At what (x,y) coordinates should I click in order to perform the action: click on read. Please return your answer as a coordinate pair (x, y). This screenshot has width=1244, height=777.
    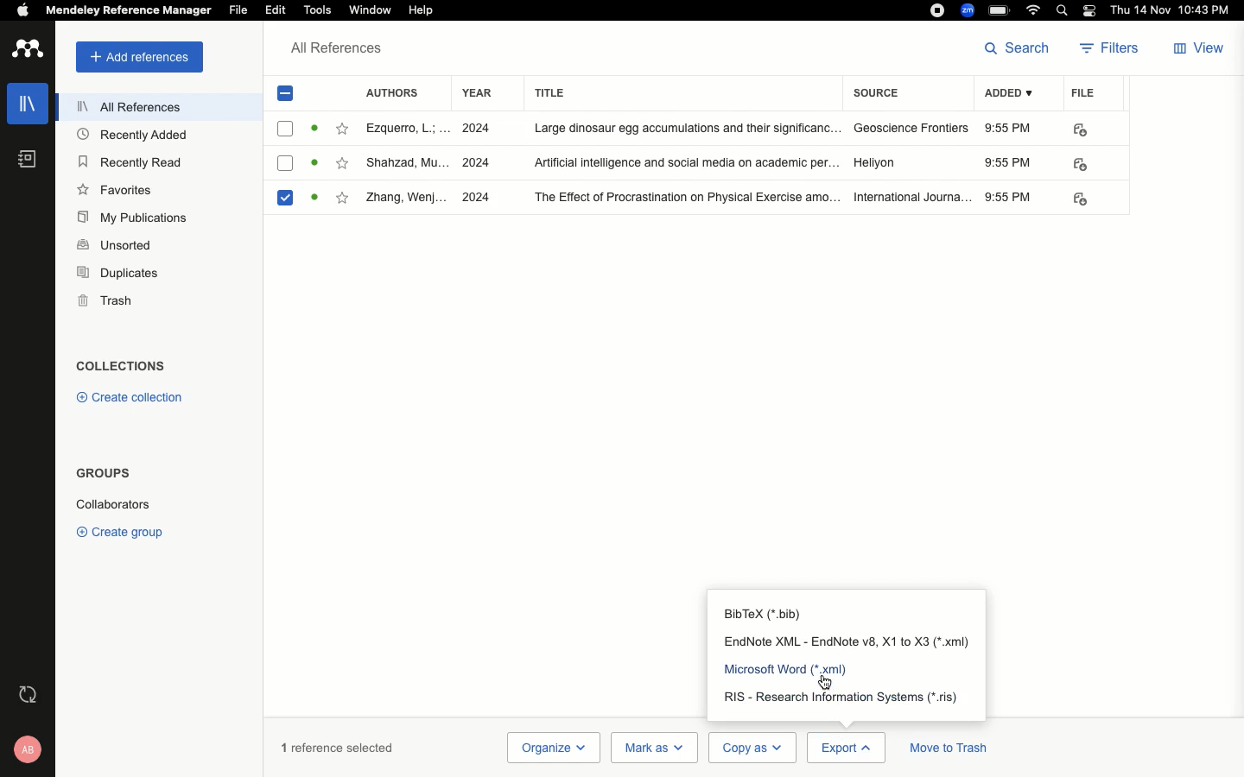
    Looking at the image, I should click on (317, 164).